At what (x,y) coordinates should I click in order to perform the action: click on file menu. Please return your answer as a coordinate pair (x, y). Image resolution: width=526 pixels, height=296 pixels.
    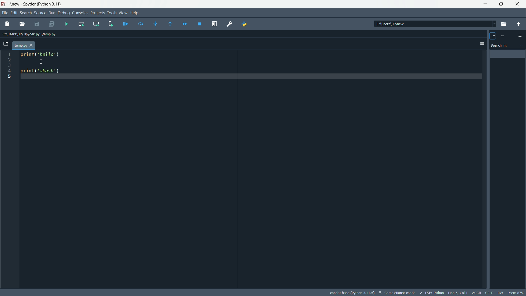
    Looking at the image, I should click on (4, 13).